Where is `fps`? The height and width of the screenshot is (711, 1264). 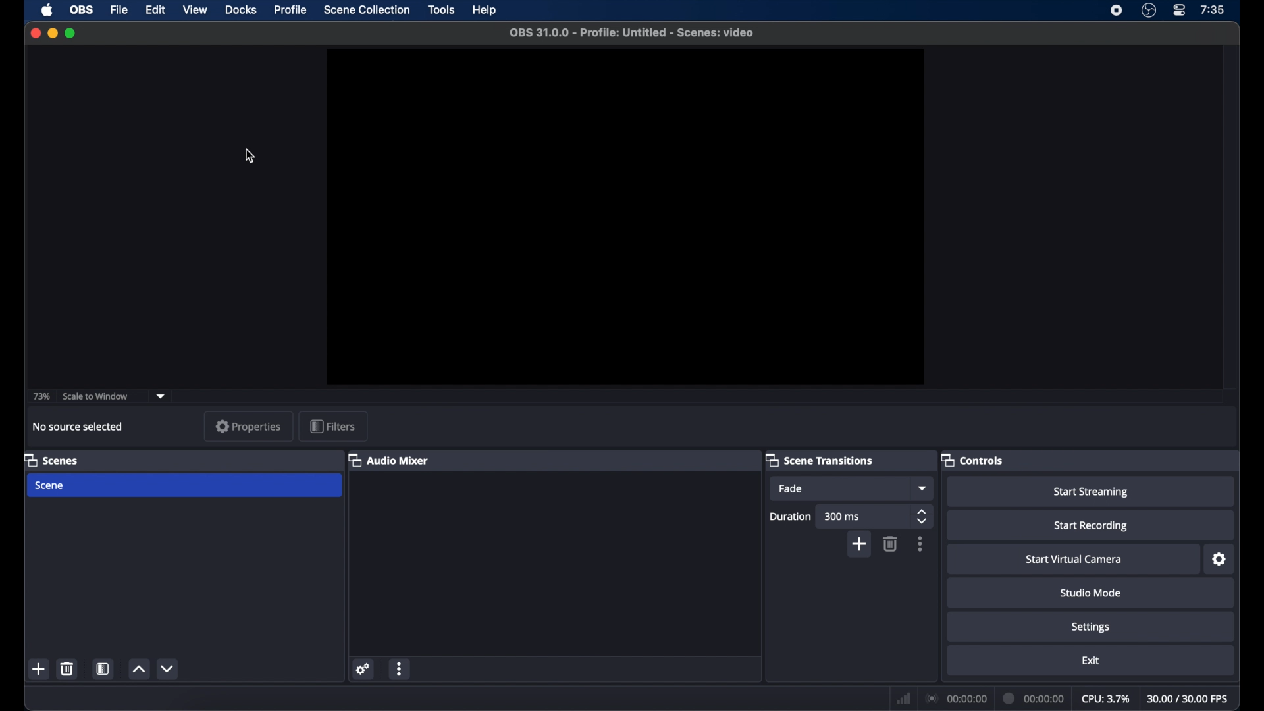 fps is located at coordinates (1189, 699).